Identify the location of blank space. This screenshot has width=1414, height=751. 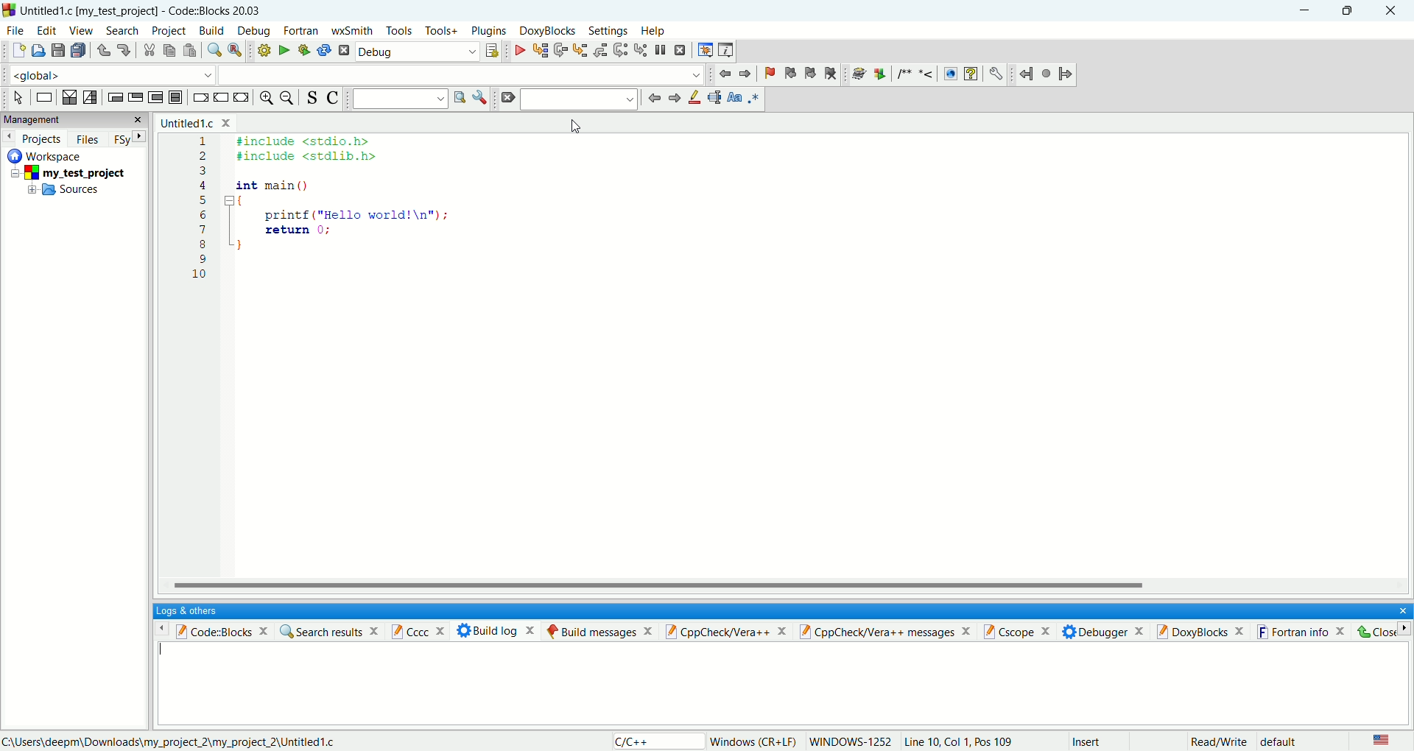
(581, 99).